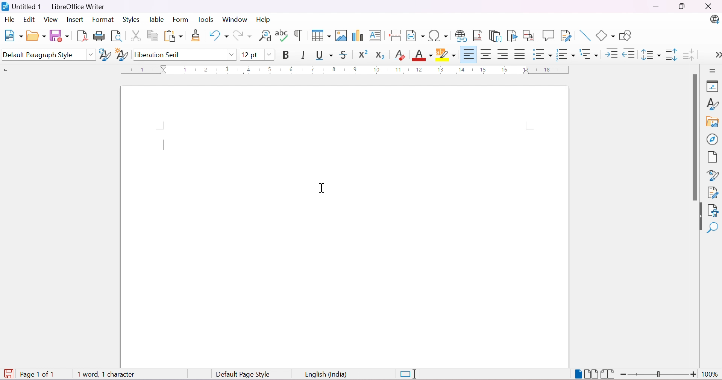 This screenshot has width=722, height=380. What do you see at coordinates (269, 54) in the screenshot?
I see `Drop Down` at bounding box center [269, 54].